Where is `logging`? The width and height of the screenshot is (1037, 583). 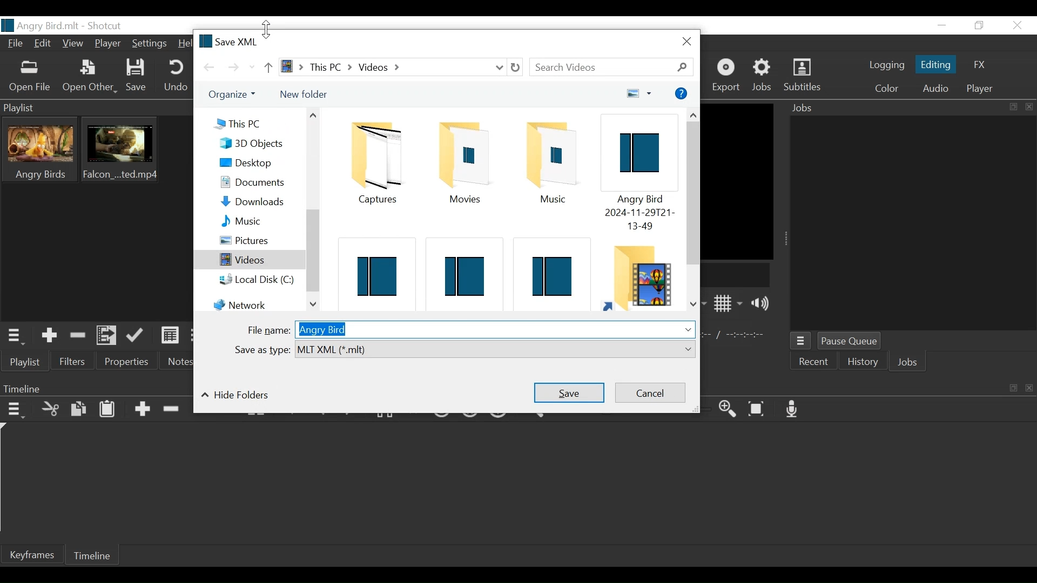
logging is located at coordinates (884, 66).